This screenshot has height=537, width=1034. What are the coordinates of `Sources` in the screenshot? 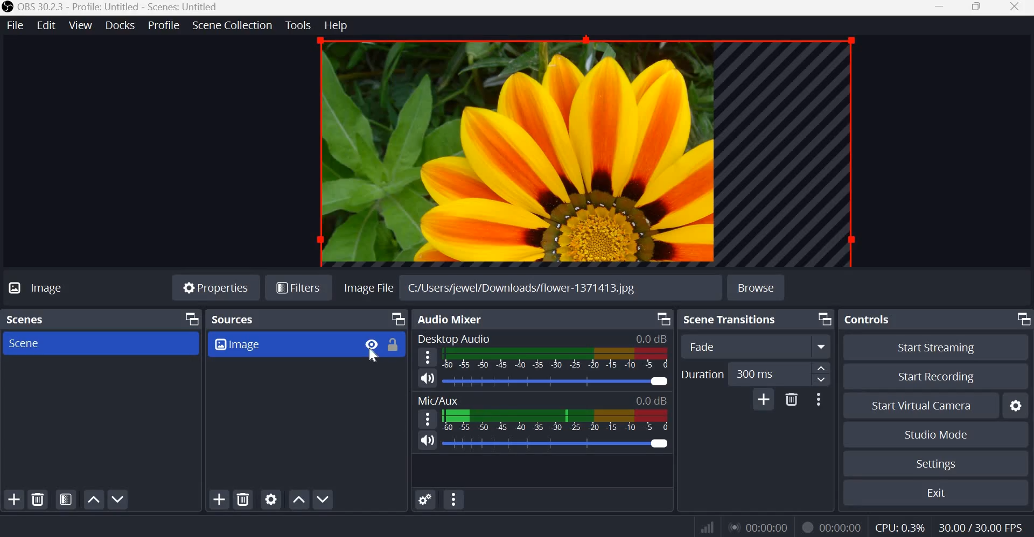 It's located at (235, 318).